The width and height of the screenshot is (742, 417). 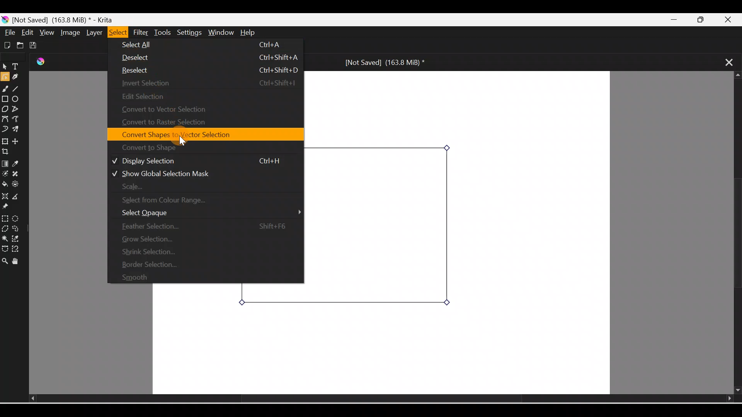 What do you see at coordinates (18, 90) in the screenshot?
I see `Line` at bounding box center [18, 90].